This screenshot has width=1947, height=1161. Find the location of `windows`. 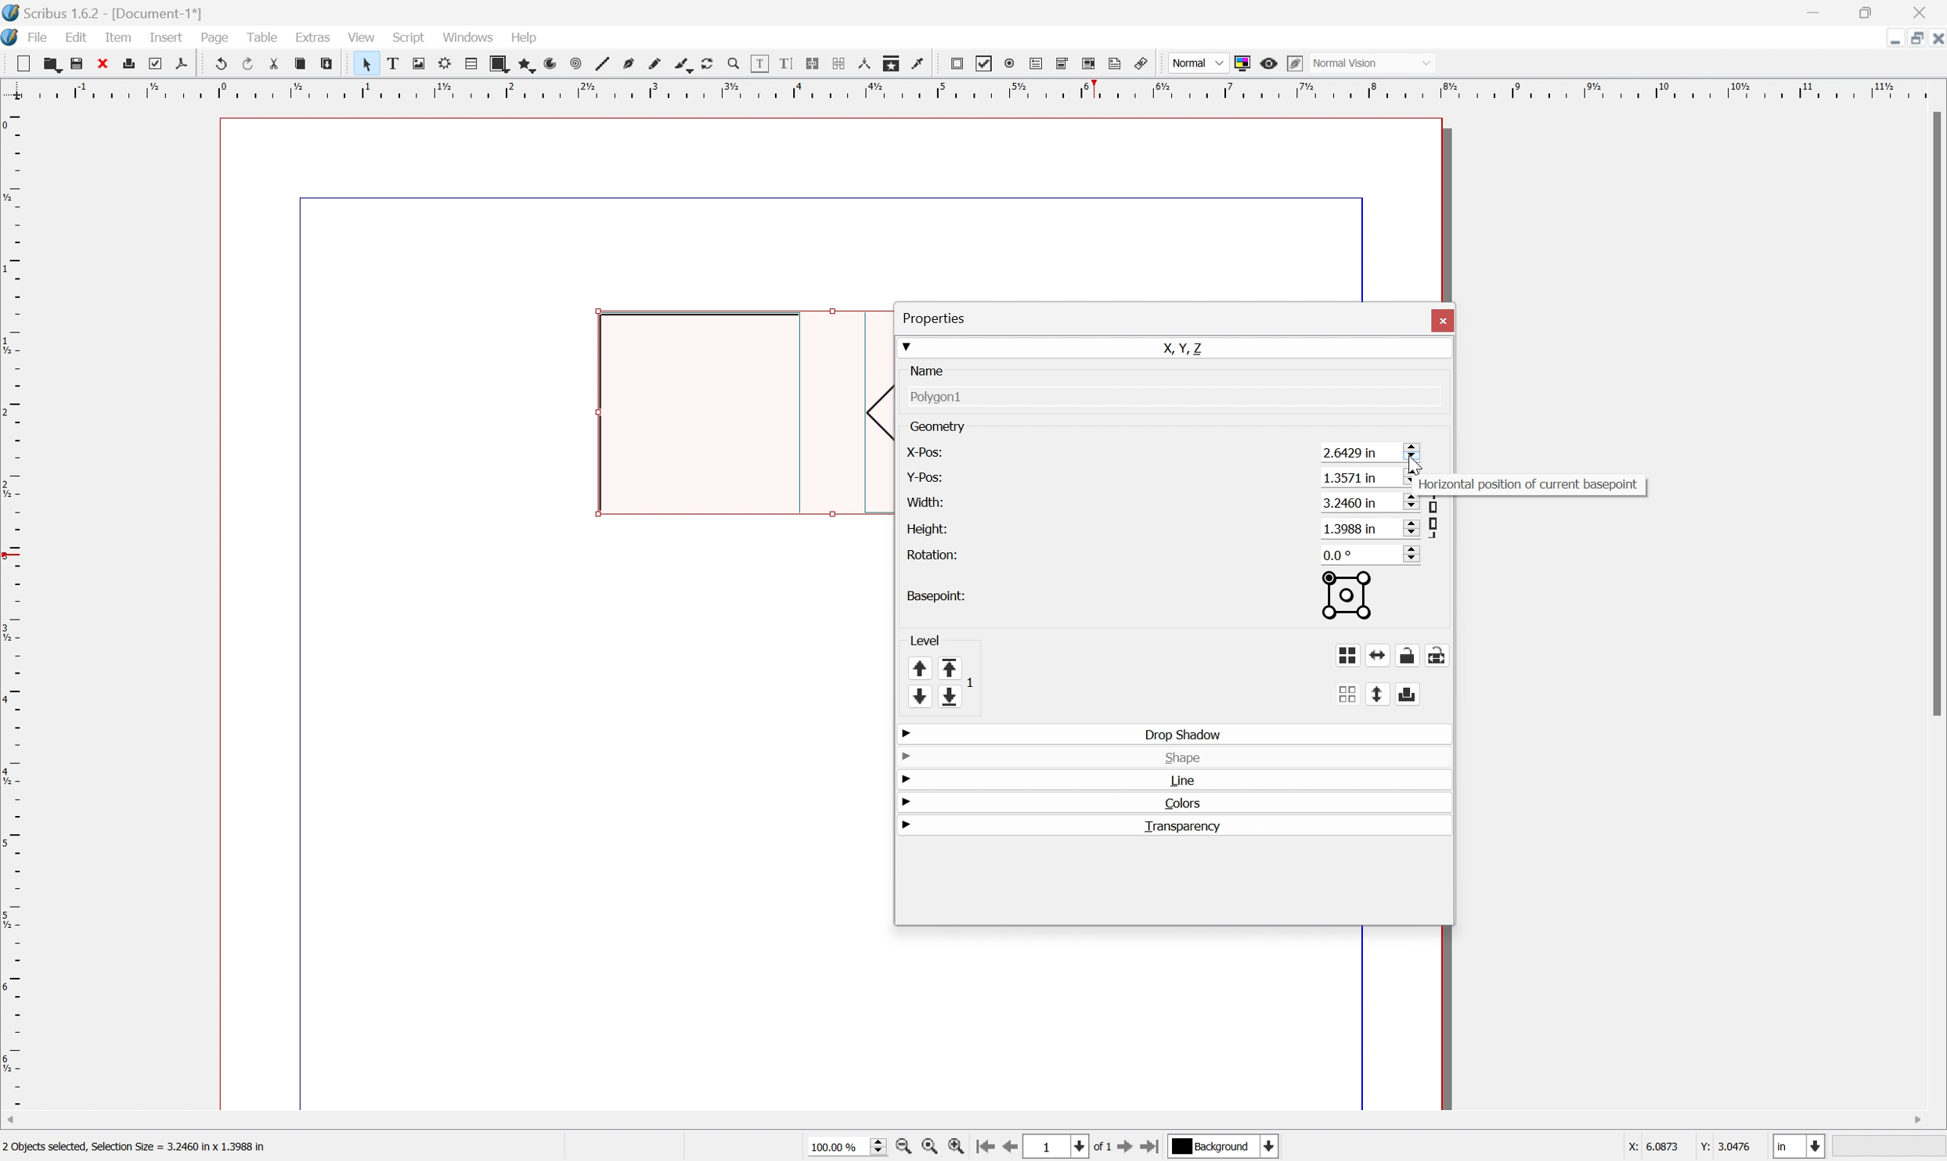

windows is located at coordinates (471, 37).